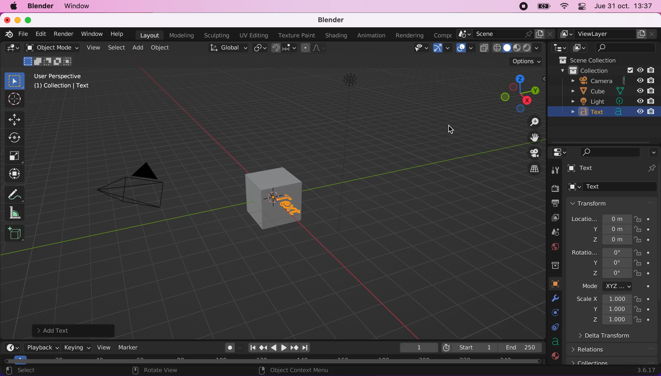  I want to click on modeling, so click(182, 35).